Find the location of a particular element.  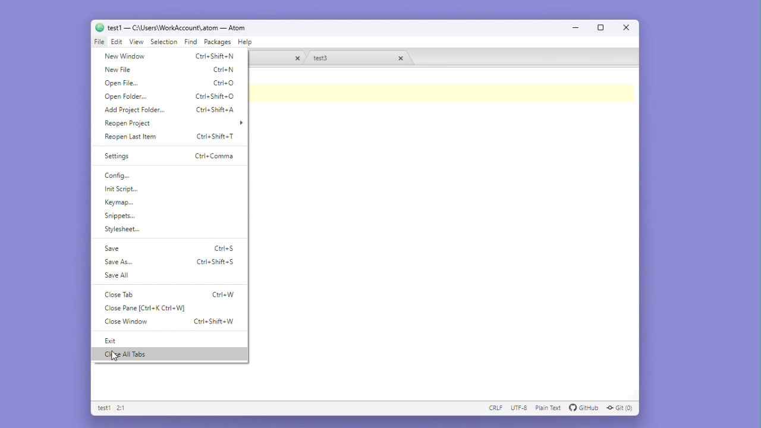

plain text is located at coordinates (551, 408).